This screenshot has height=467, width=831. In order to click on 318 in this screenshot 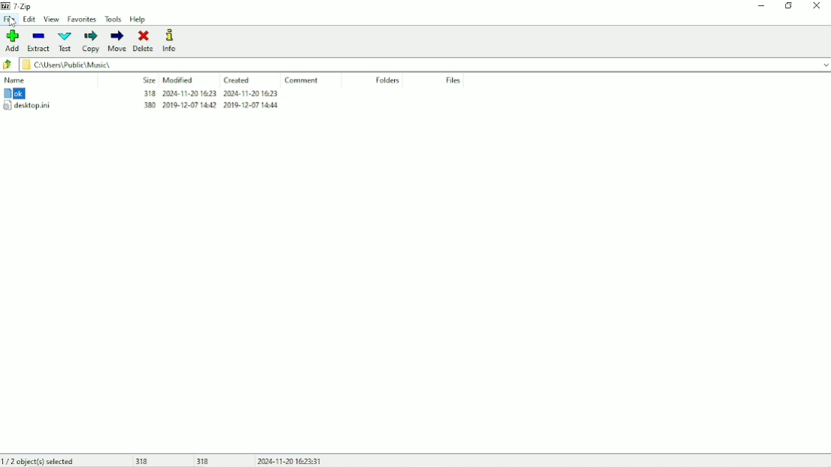, I will do `click(143, 460)`.